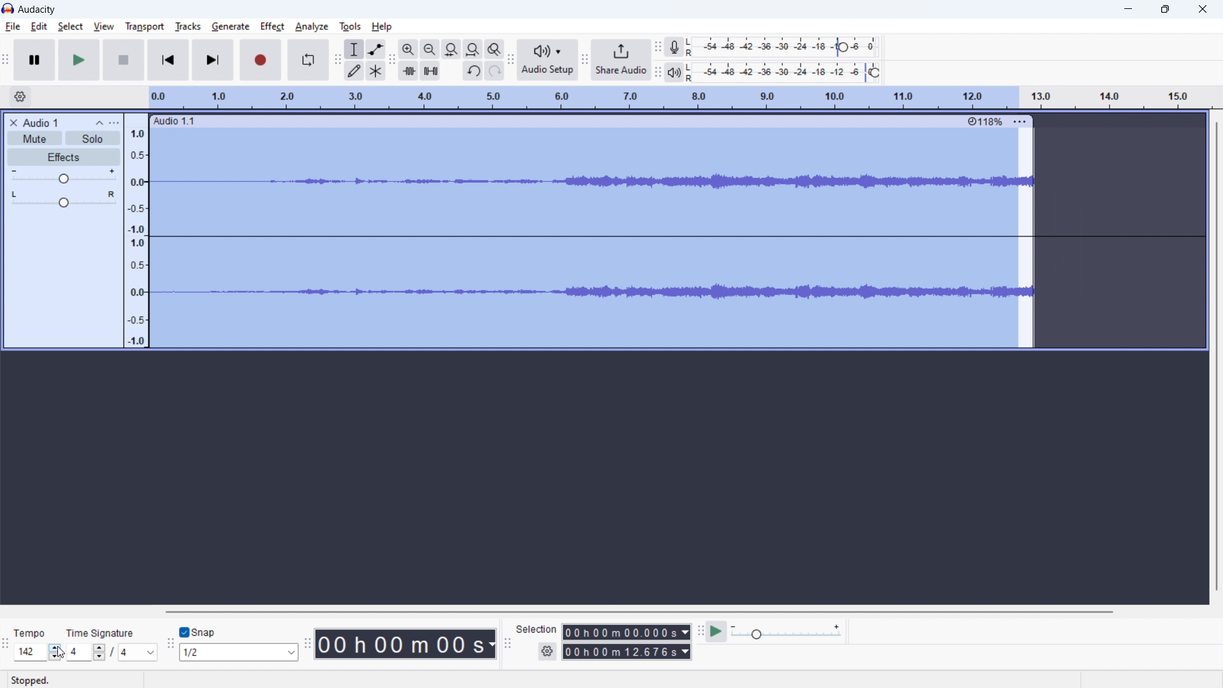 The image size is (1223, 688). What do you see at coordinates (508, 645) in the screenshot?
I see `selection toolbar` at bounding box center [508, 645].